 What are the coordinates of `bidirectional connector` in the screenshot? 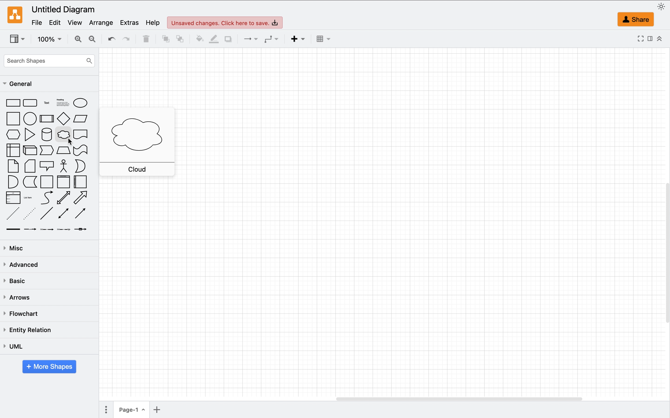 It's located at (64, 214).